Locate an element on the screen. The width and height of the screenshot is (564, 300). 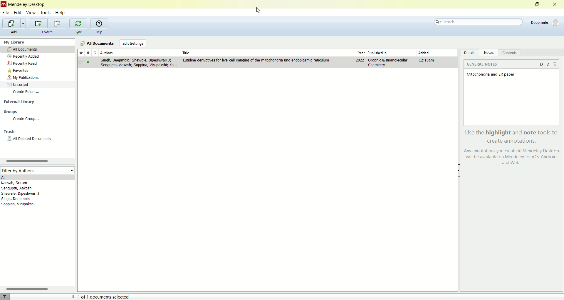
recently added is located at coordinates (37, 56).